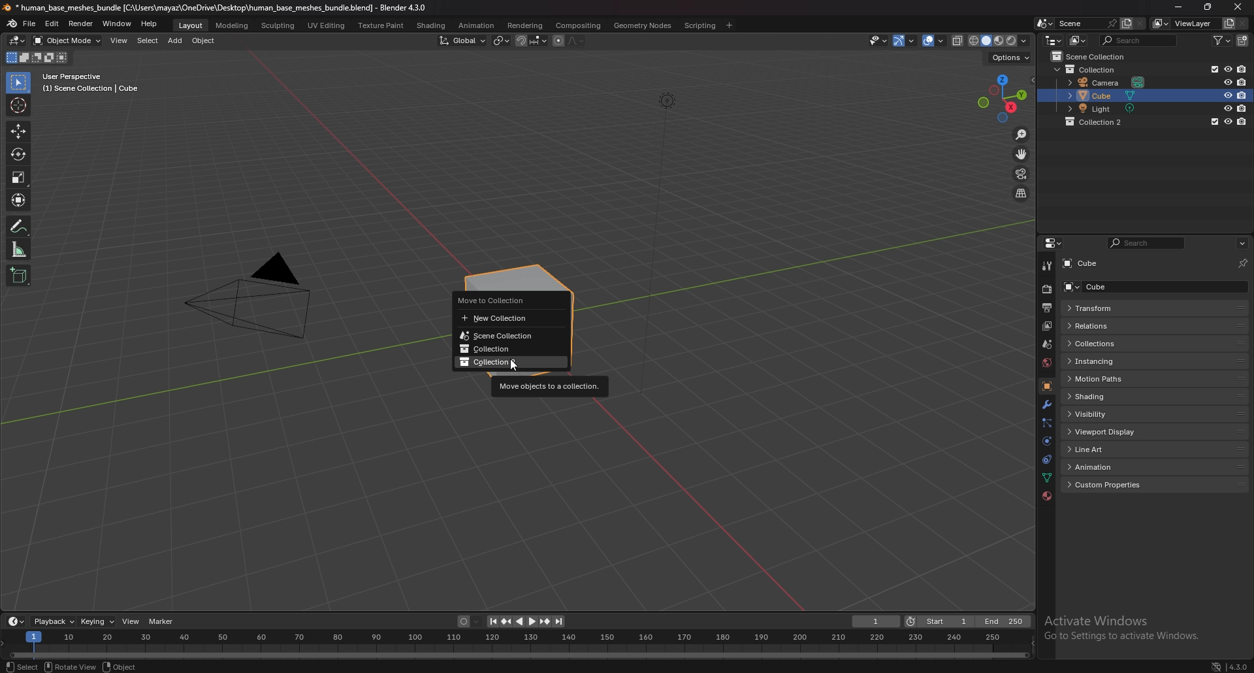 The height and width of the screenshot is (673, 1254). What do you see at coordinates (1242, 244) in the screenshot?
I see `options` at bounding box center [1242, 244].